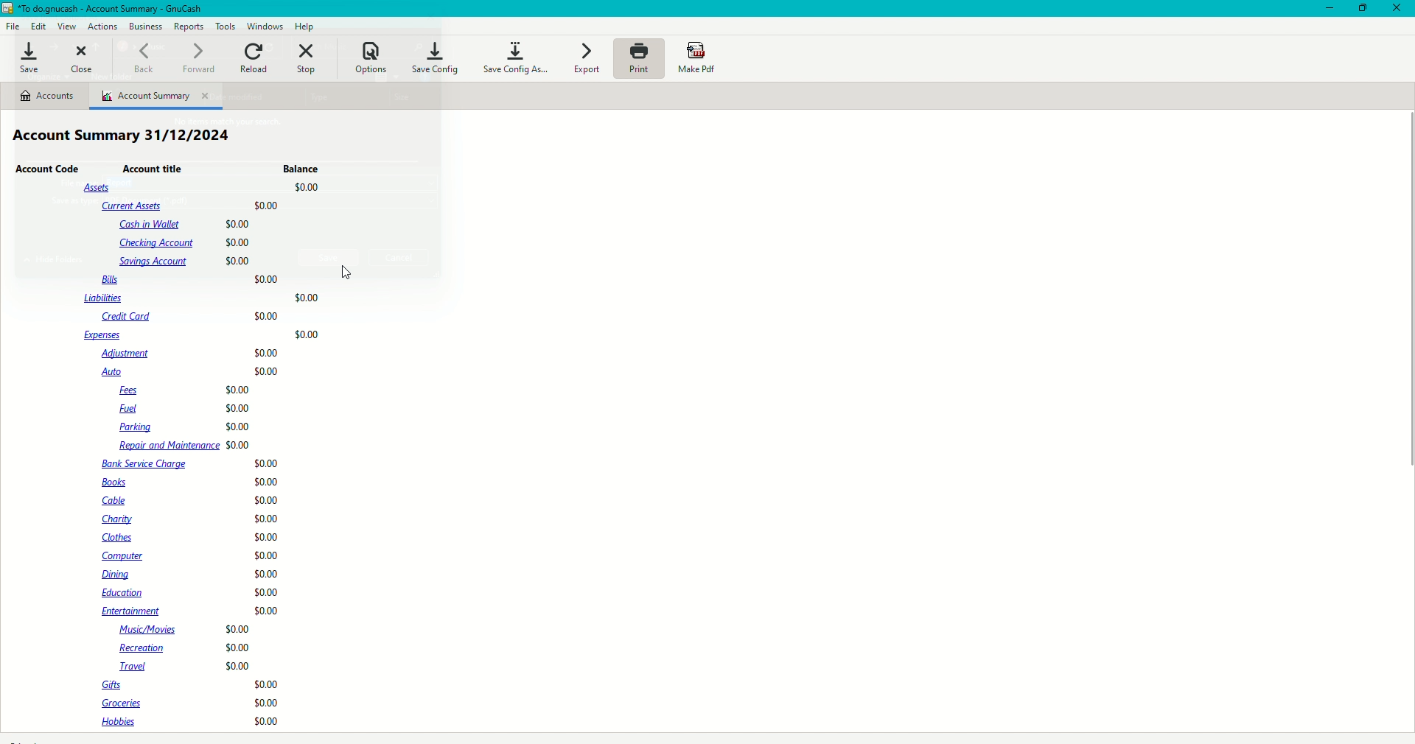  What do you see at coordinates (197, 456) in the screenshot?
I see `Account details` at bounding box center [197, 456].